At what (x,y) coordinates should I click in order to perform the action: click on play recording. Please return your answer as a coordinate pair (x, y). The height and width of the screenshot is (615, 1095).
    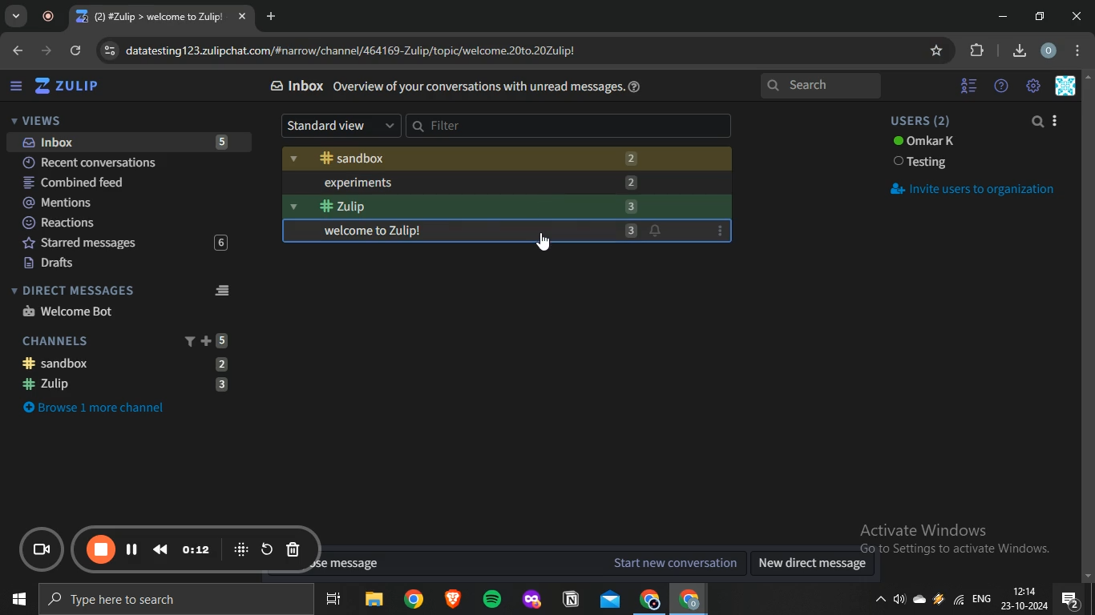
    Looking at the image, I should click on (132, 549).